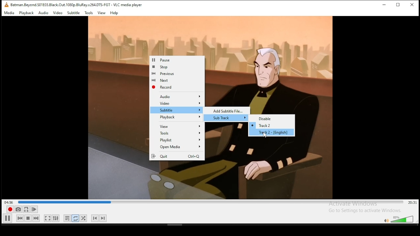 The image size is (420, 236). I want to click on Track 2, so click(271, 126).